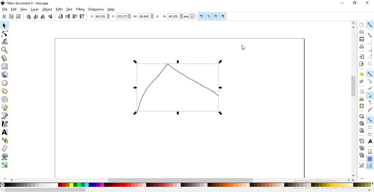 The width and height of the screenshot is (374, 192). What do you see at coordinates (74, 16) in the screenshot?
I see `raise selection one step` at bounding box center [74, 16].